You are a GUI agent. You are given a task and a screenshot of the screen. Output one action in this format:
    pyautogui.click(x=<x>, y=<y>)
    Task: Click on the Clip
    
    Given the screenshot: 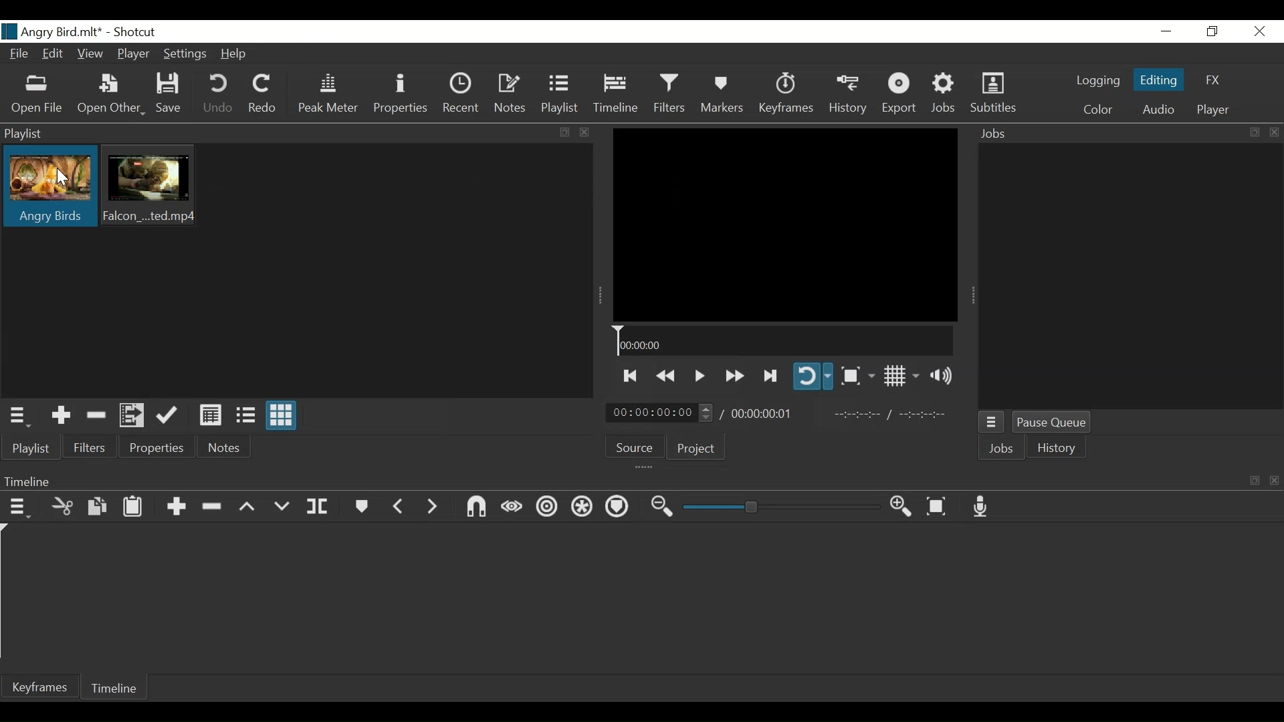 What is the action you would take?
    pyautogui.click(x=49, y=188)
    